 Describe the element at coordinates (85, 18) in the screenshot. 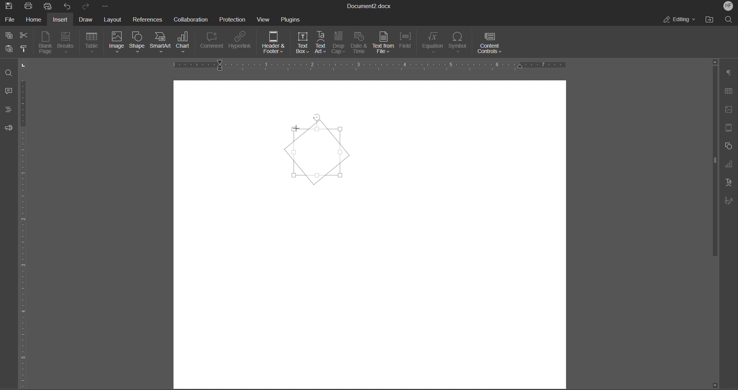

I see `Draw` at that location.